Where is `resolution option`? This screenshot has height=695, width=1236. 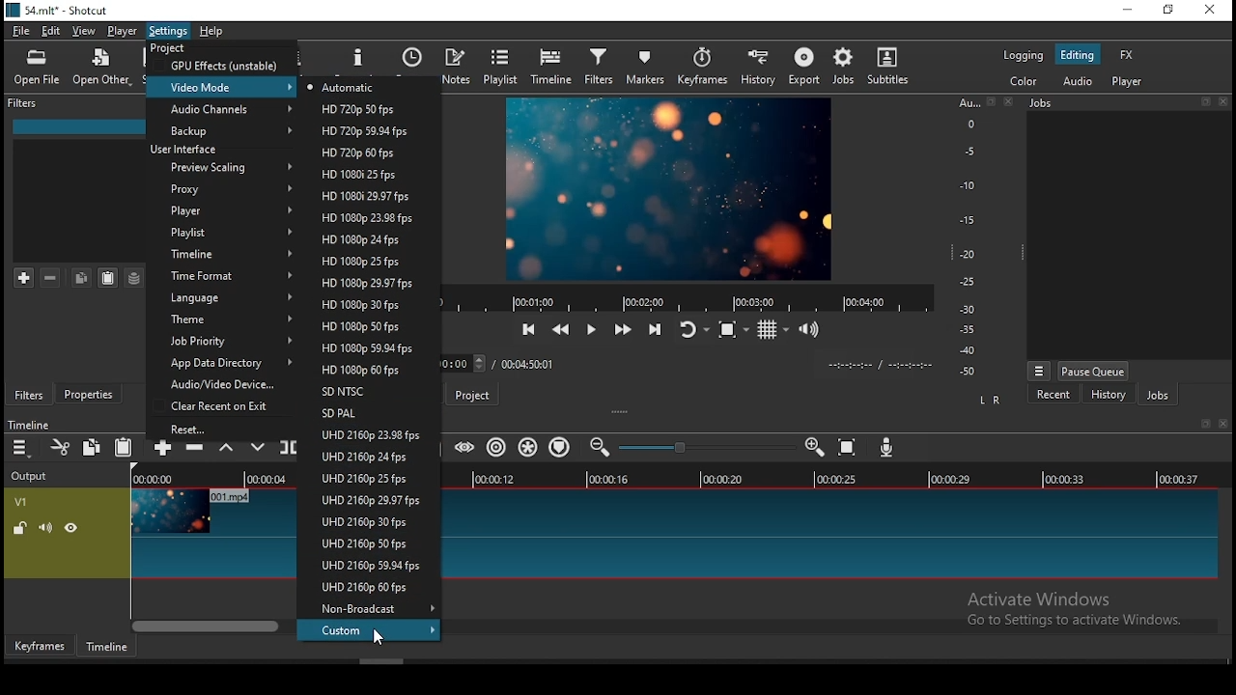 resolution option is located at coordinates (370, 568).